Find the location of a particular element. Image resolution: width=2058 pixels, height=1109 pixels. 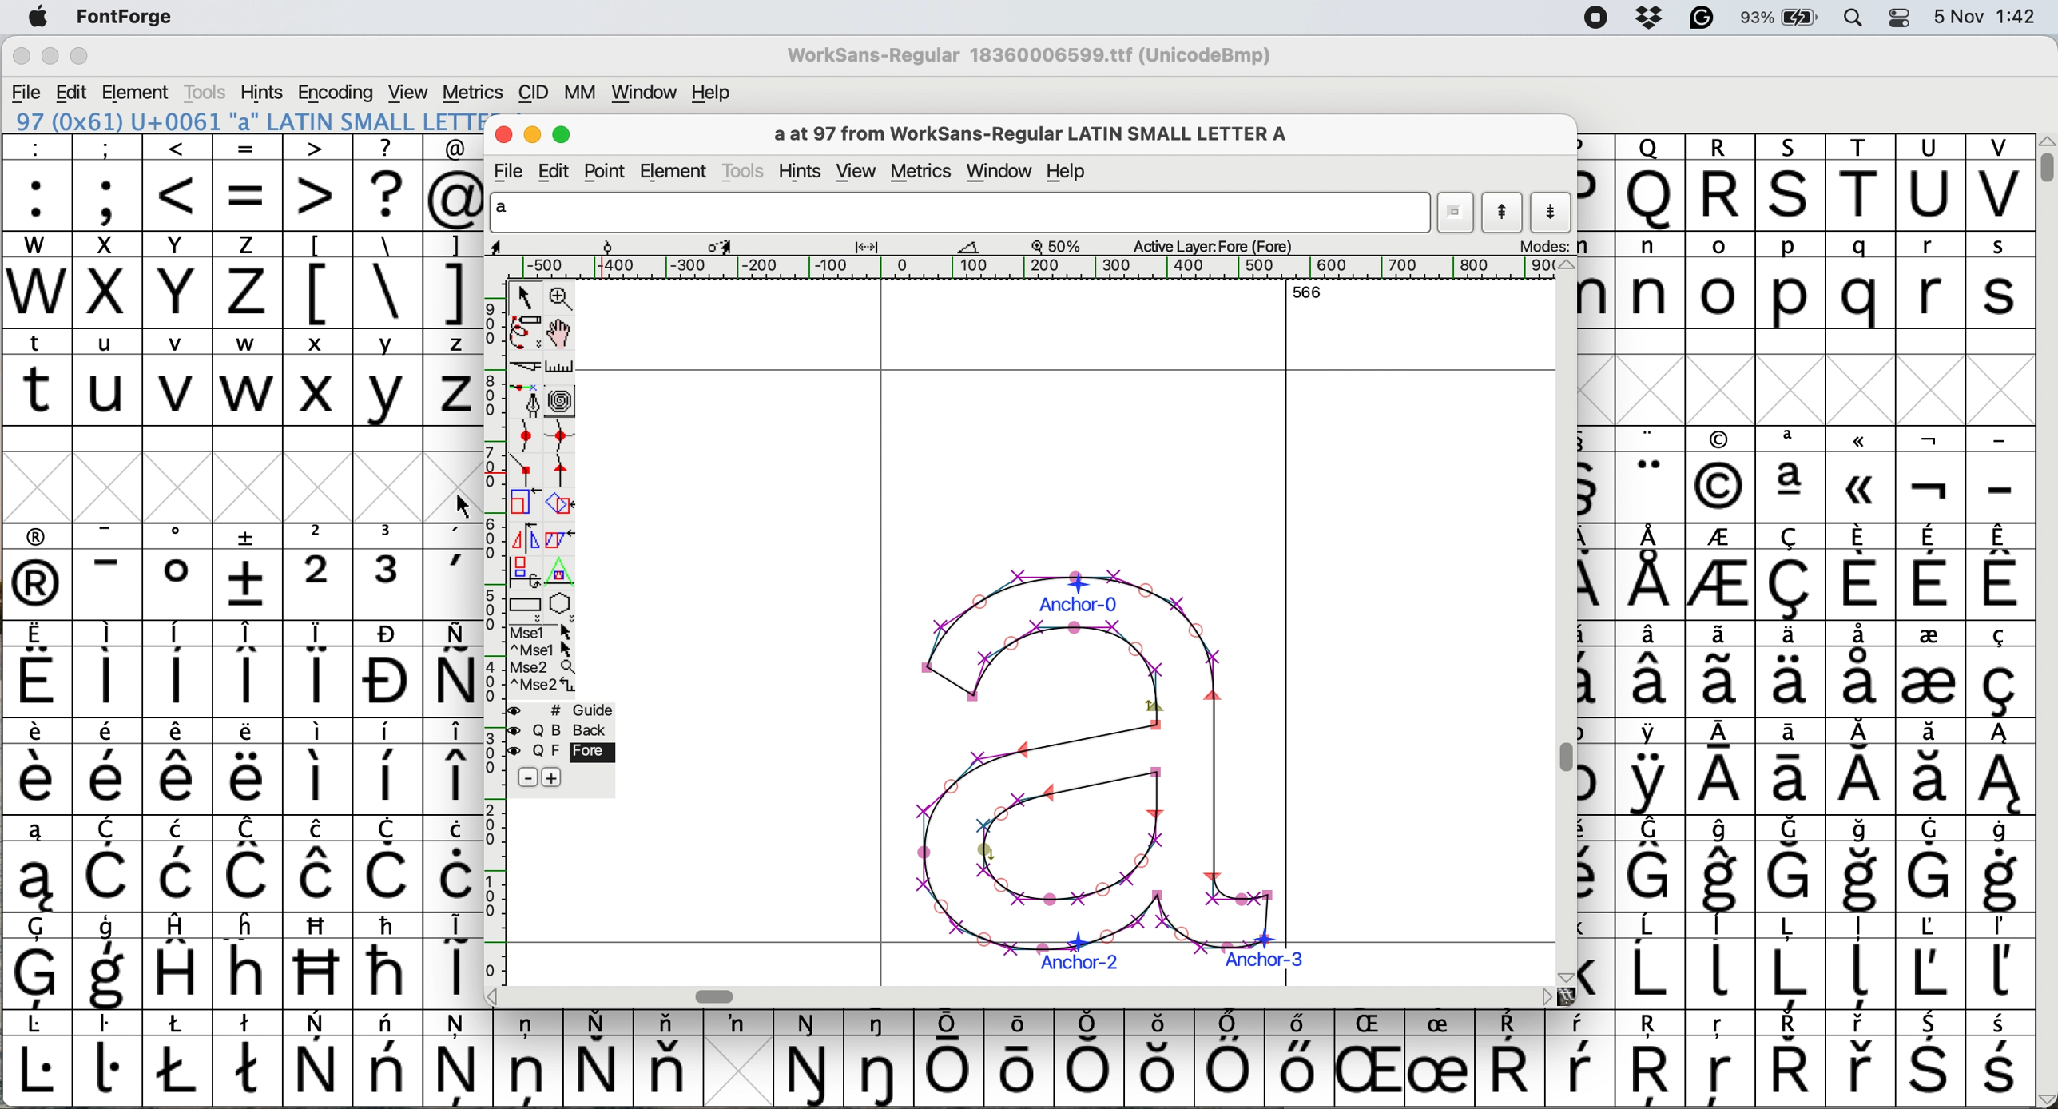

symbol is located at coordinates (249, 669).